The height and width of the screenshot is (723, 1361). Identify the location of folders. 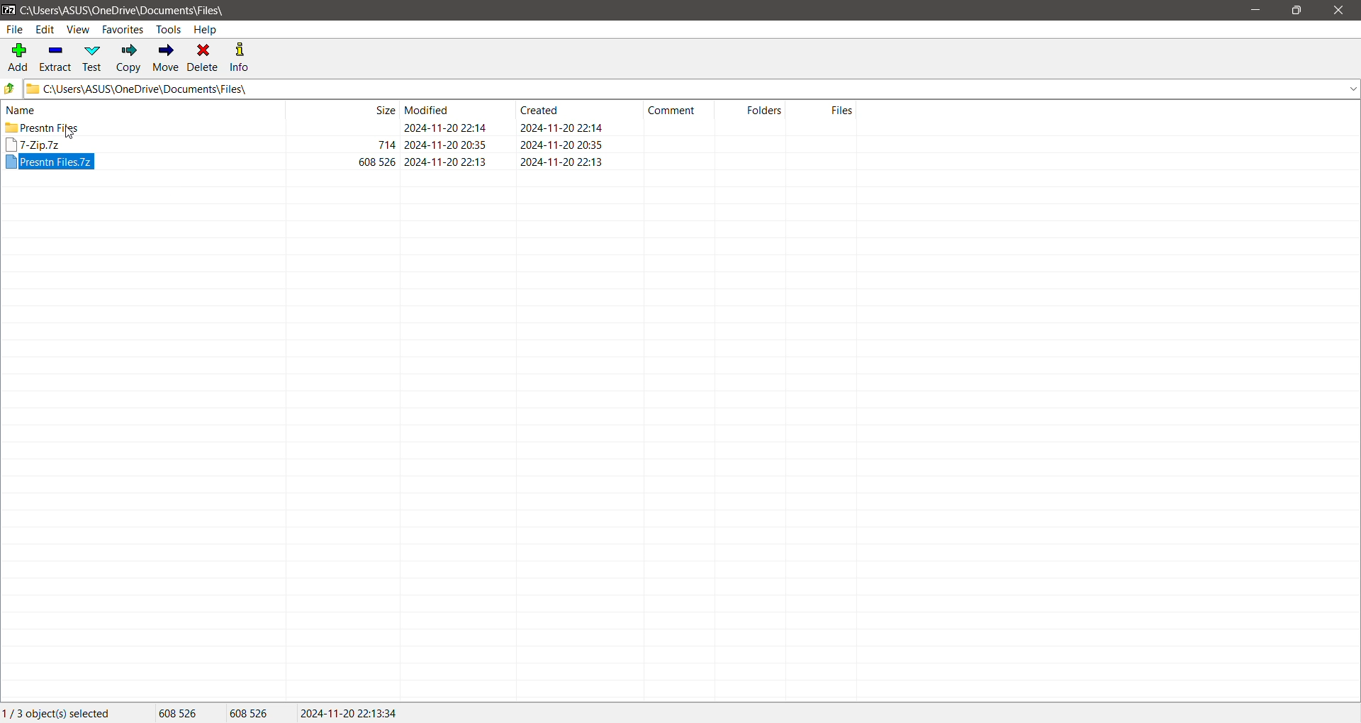
(764, 109).